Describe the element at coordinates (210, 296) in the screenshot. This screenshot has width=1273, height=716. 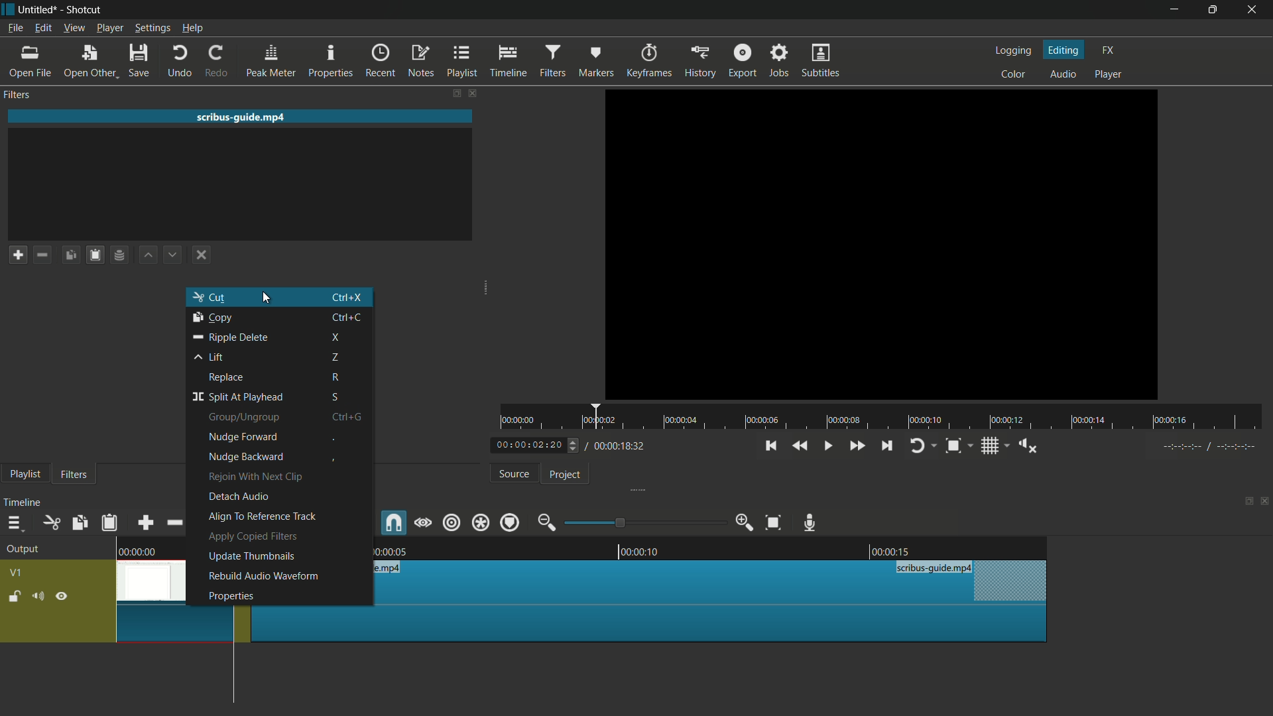
I see `cut` at that location.